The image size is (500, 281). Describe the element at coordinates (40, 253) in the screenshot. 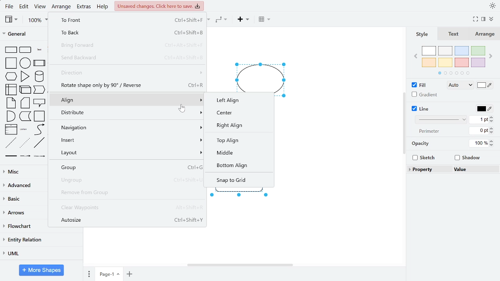

I see `UML` at that location.